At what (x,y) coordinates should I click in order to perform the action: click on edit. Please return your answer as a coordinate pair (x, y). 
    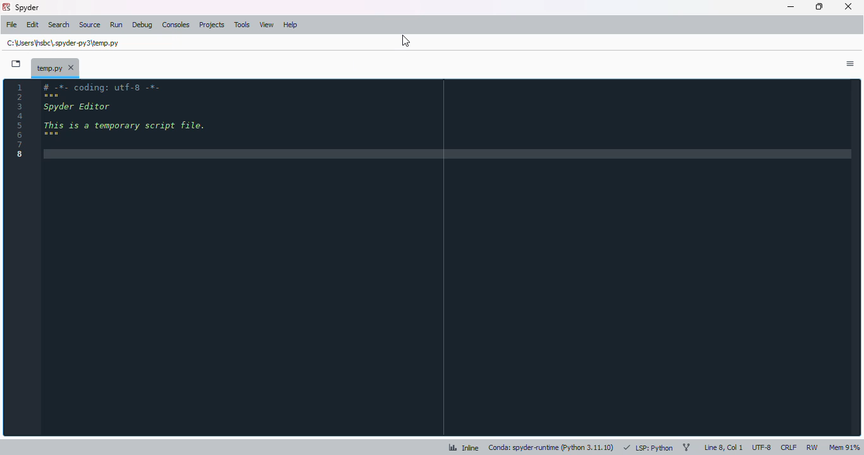
    Looking at the image, I should click on (33, 25).